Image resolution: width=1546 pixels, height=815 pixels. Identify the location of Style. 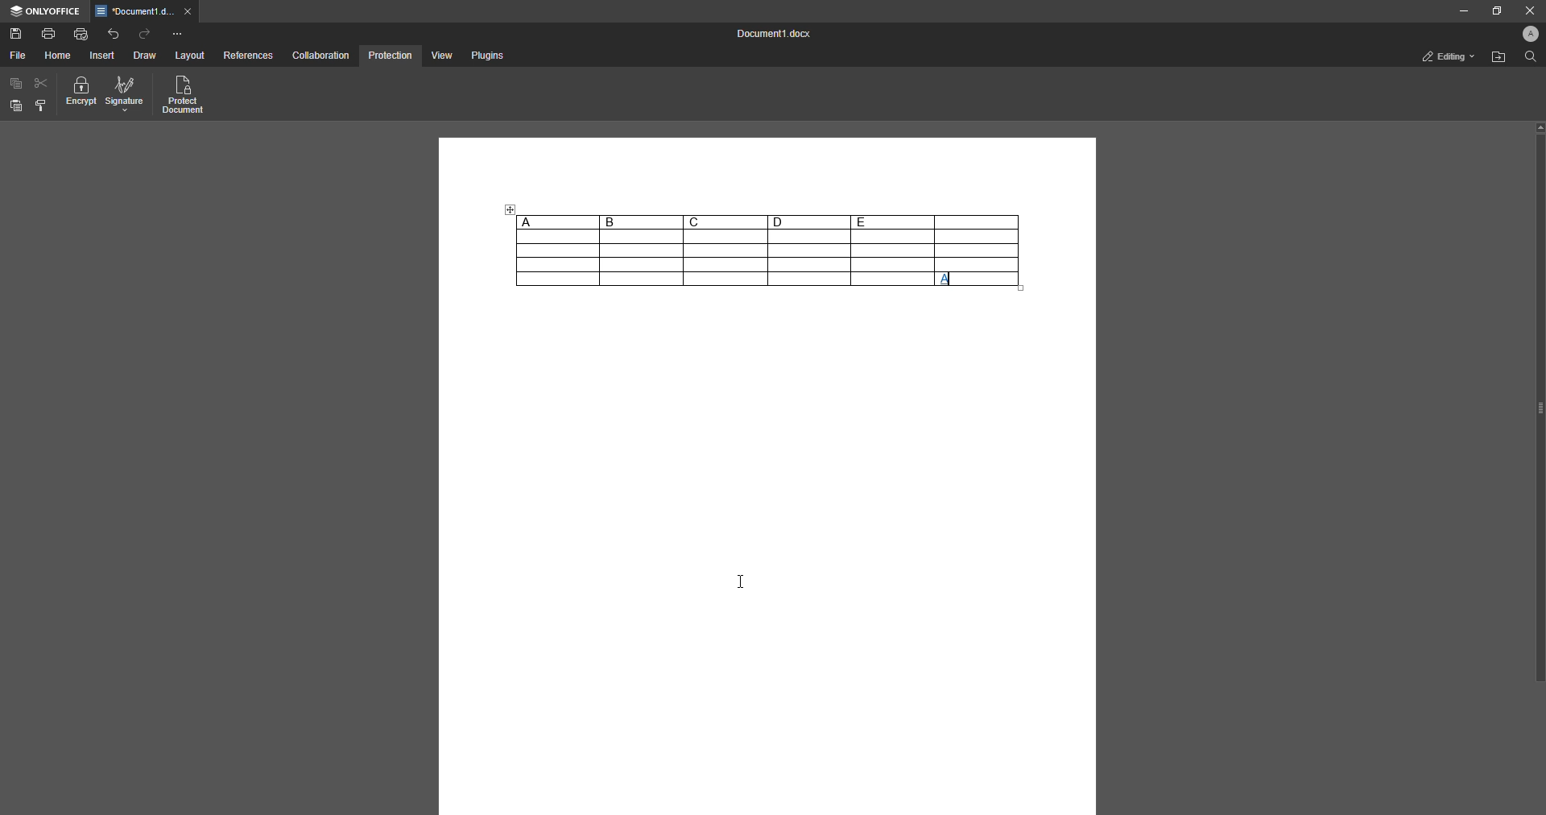
(42, 105).